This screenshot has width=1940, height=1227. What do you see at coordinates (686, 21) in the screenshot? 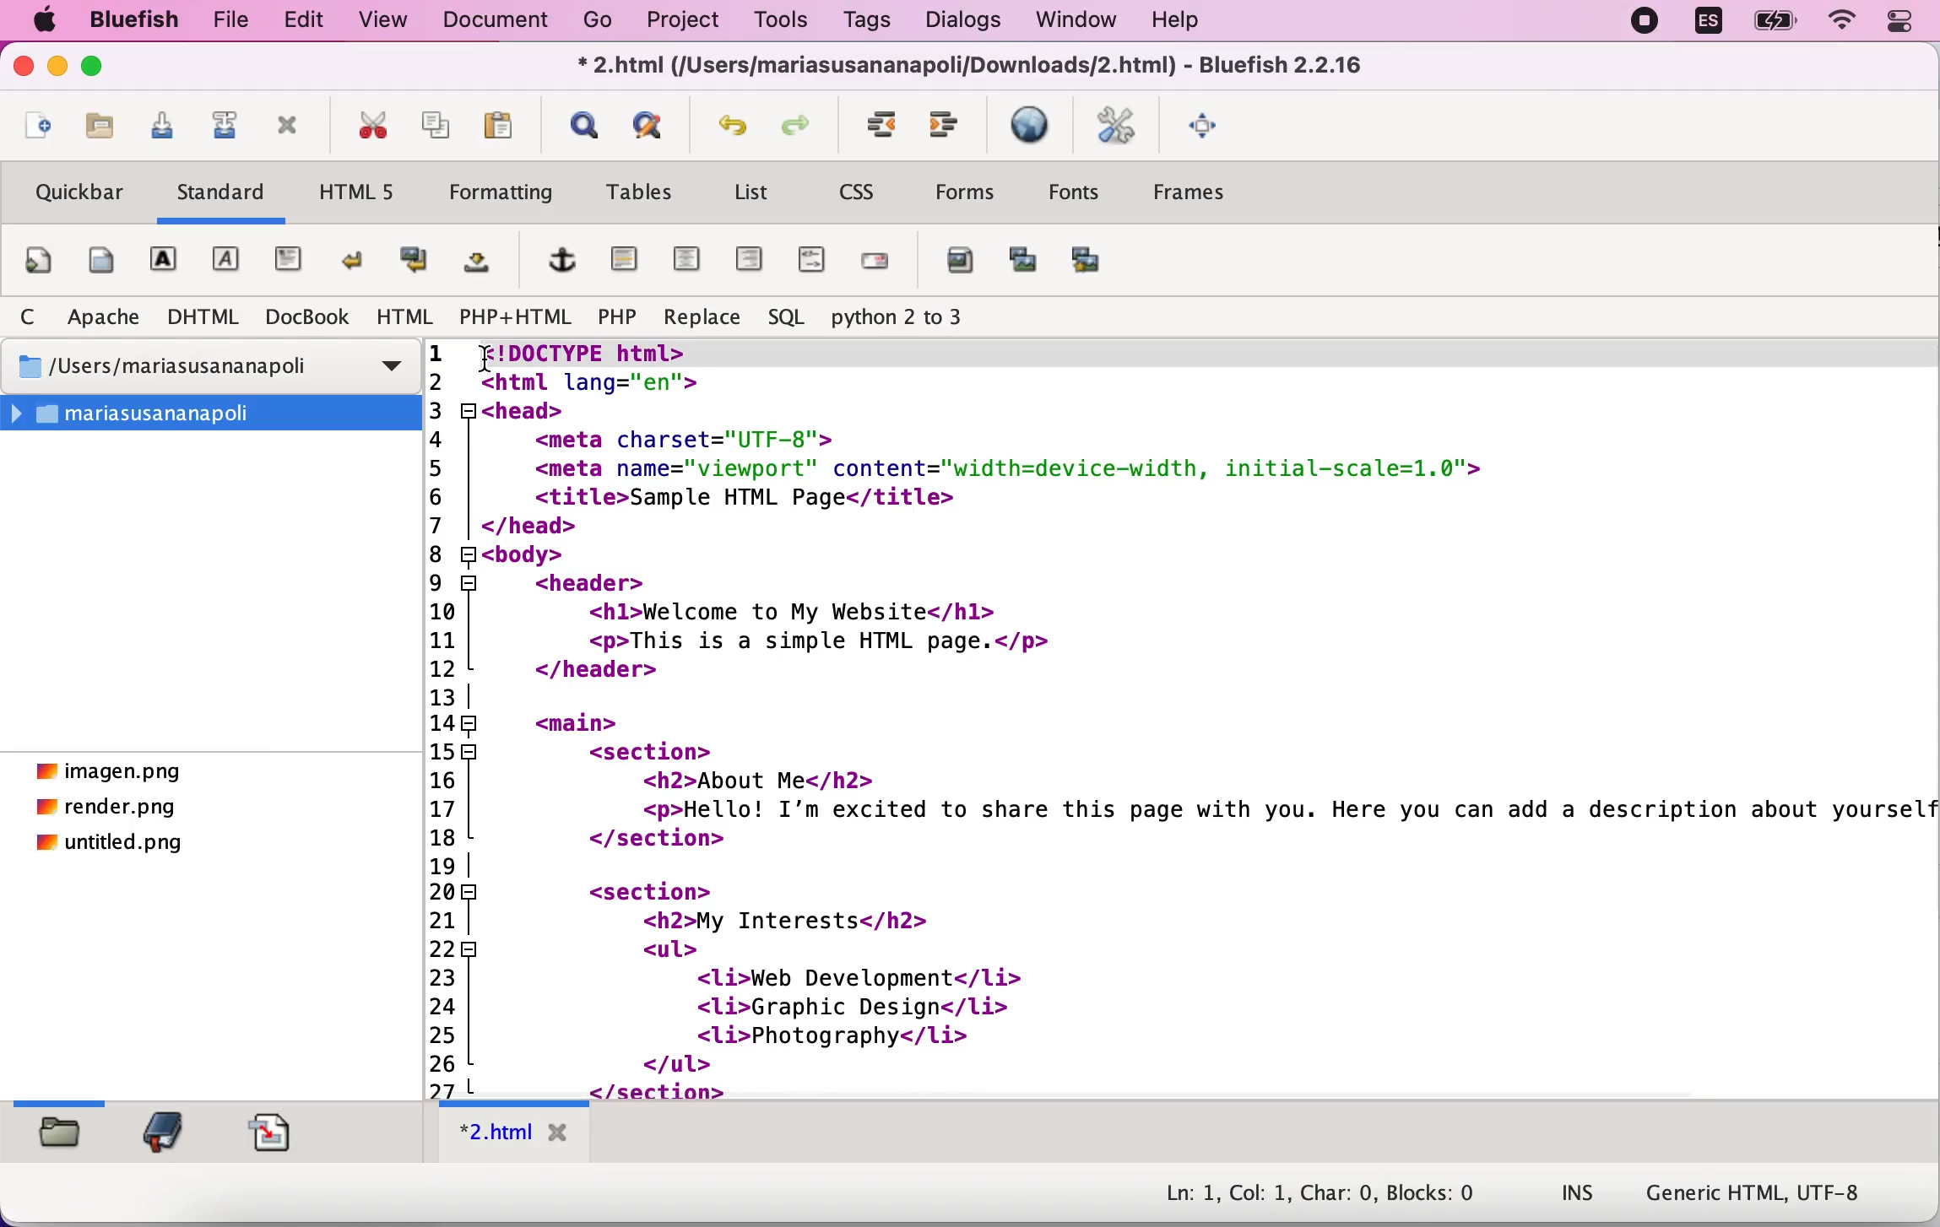
I see `project` at bounding box center [686, 21].